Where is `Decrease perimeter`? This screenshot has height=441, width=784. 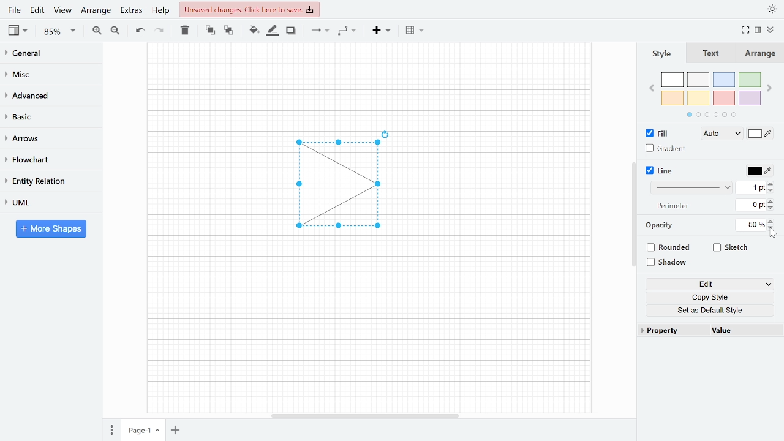 Decrease perimeter is located at coordinates (772, 209).